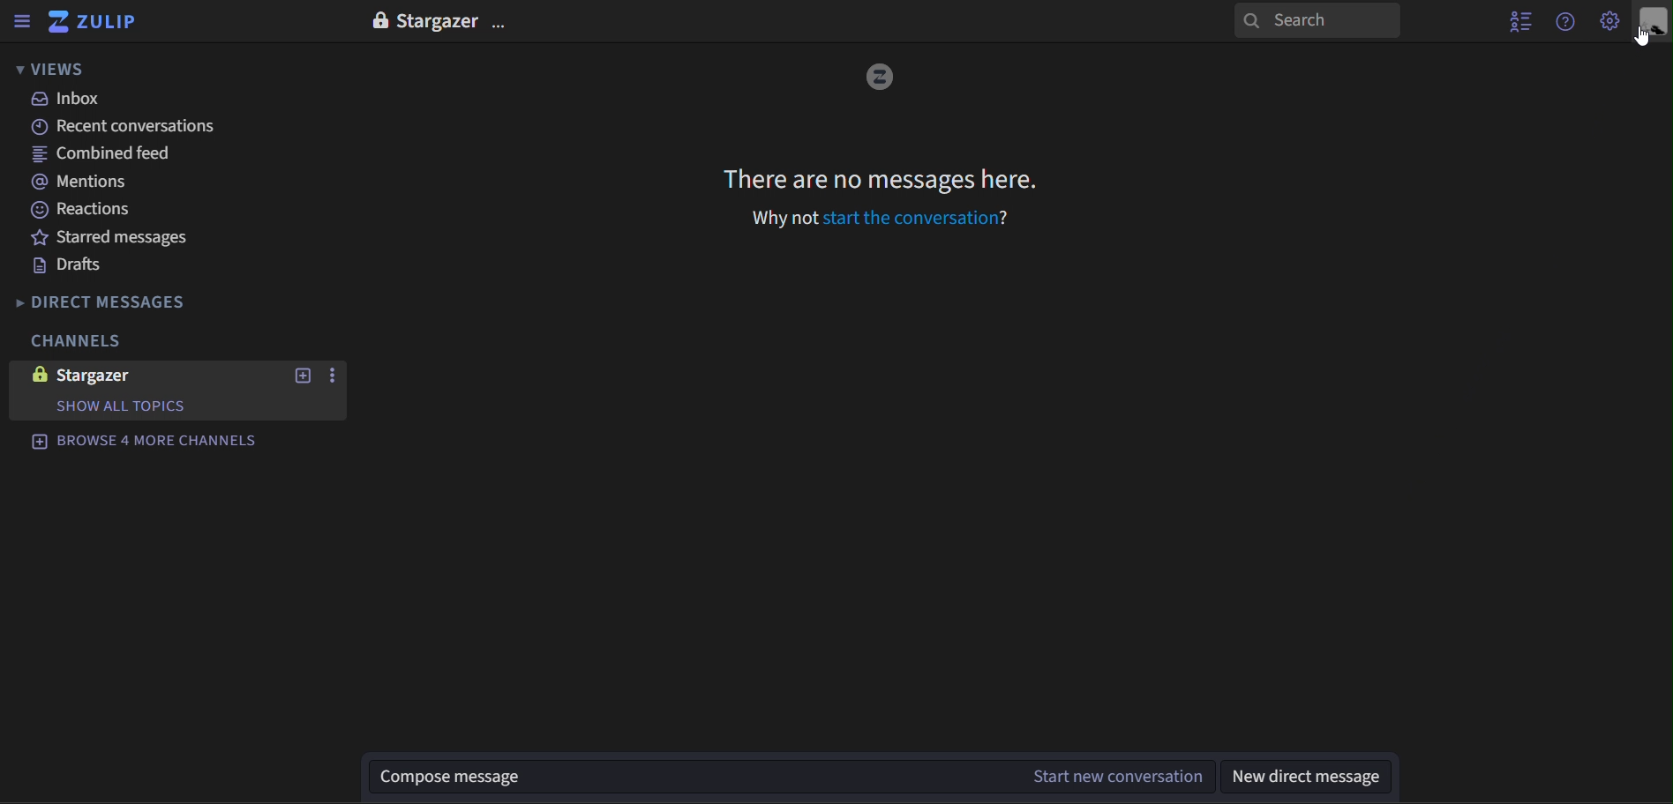 The width and height of the screenshot is (1673, 804). Describe the element at coordinates (1114, 776) in the screenshot. I see `start new conversation` at that location.